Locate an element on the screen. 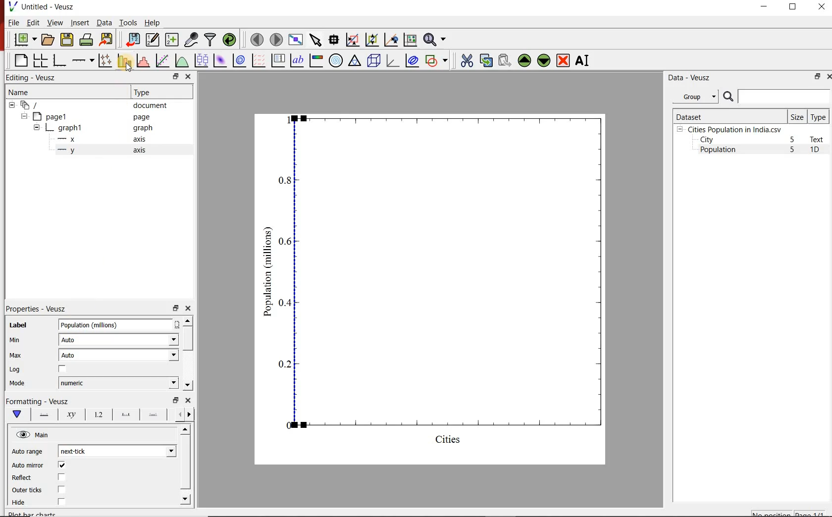 This screenshot has width=832, height=517. Mode is located at coordinates (20, 383).